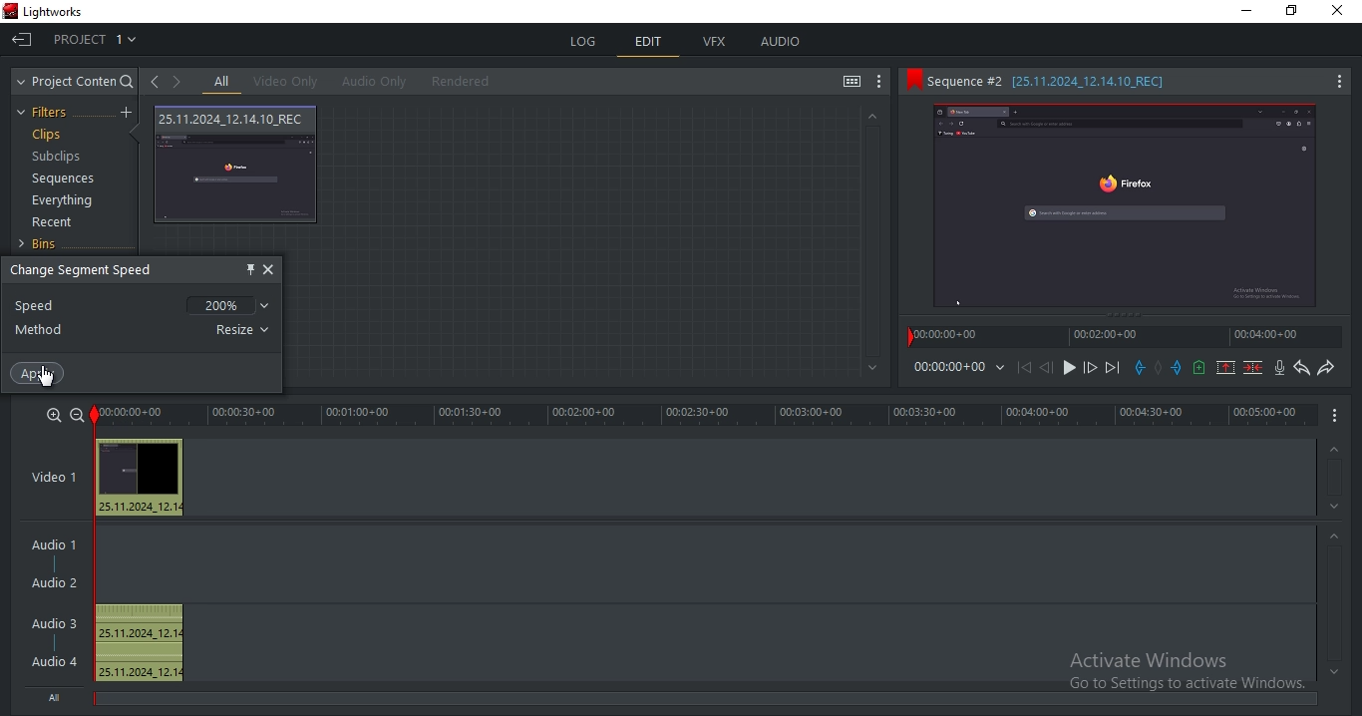 The image size is (1362, 716). Describe the element at coordinates (269, 269) in the screenshot. I see `close` at that location.